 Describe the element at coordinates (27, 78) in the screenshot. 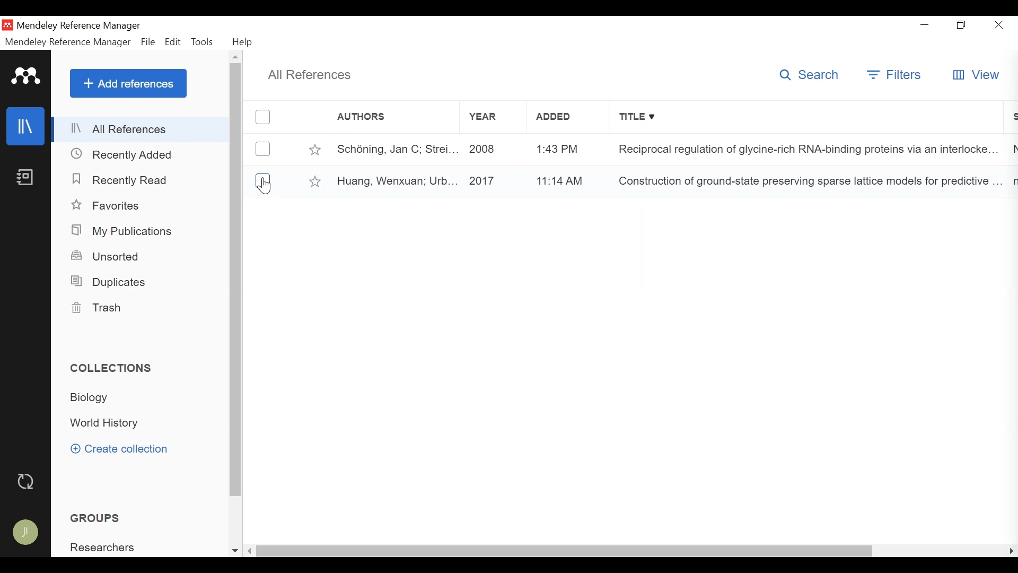

I see `Mendeley Logo` at that location.